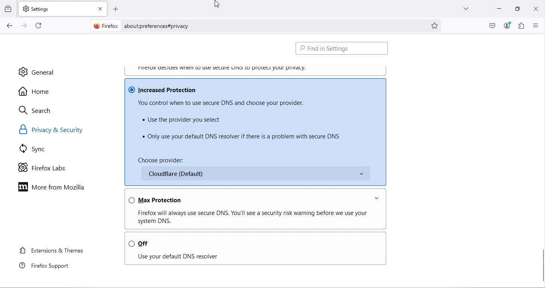  I want to click on Account, so click(507, 26).